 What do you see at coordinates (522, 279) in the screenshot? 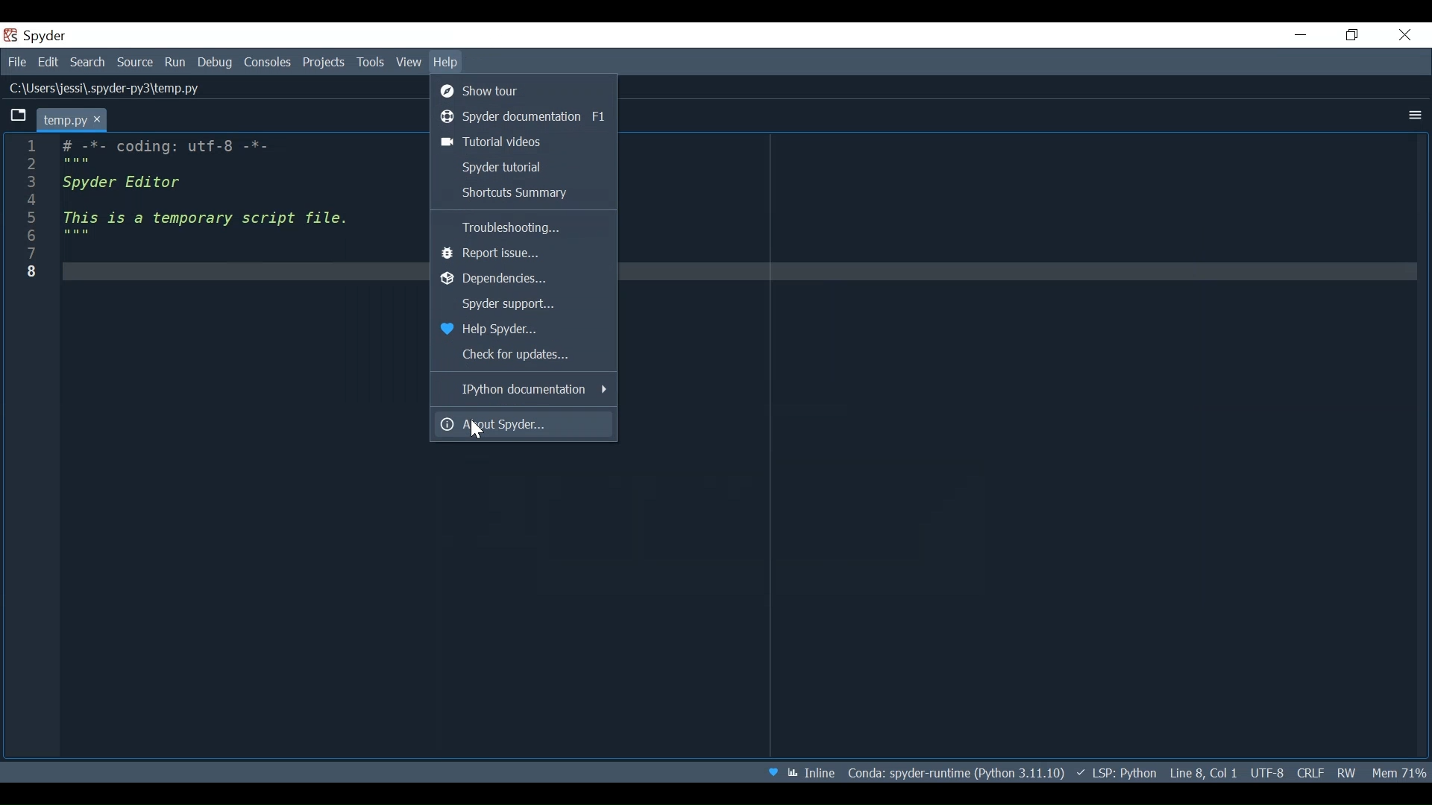
I see `Dependencies` at bounding box center [522, 279].